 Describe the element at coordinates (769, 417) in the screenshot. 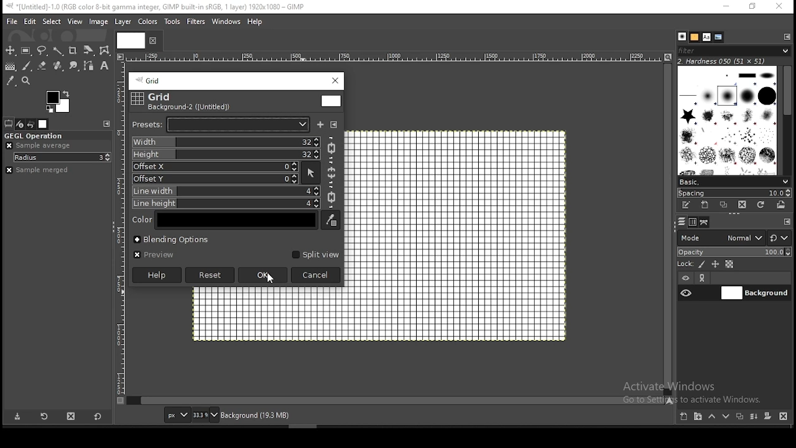

I see `add a mask` at that location.